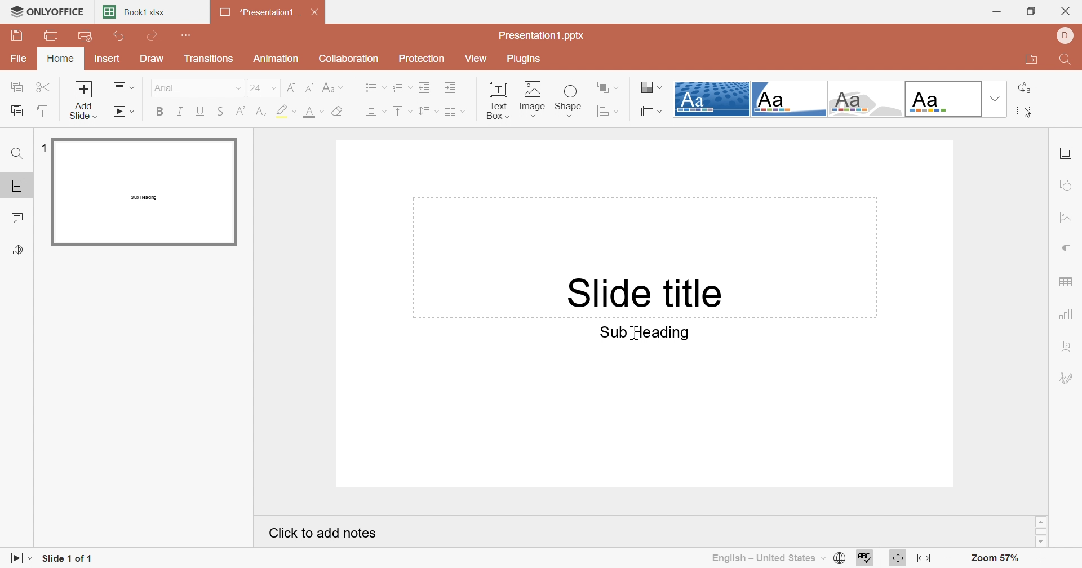 Image resolution: width=1082 pixels, height=568 pixels. What do you see at coordinates (263, 87) in the screenshot?
I see `24` at bounding box center [263, 87].